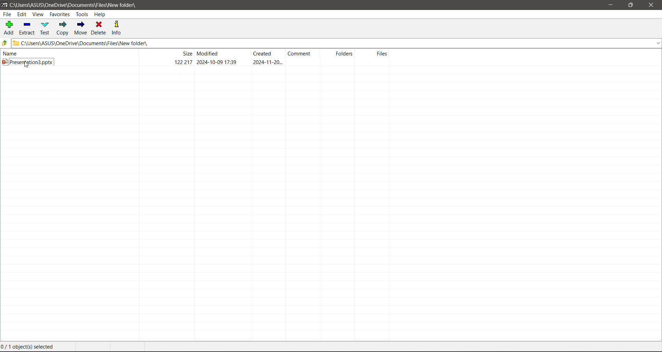  I want to click on Extract, so click(27, 28).